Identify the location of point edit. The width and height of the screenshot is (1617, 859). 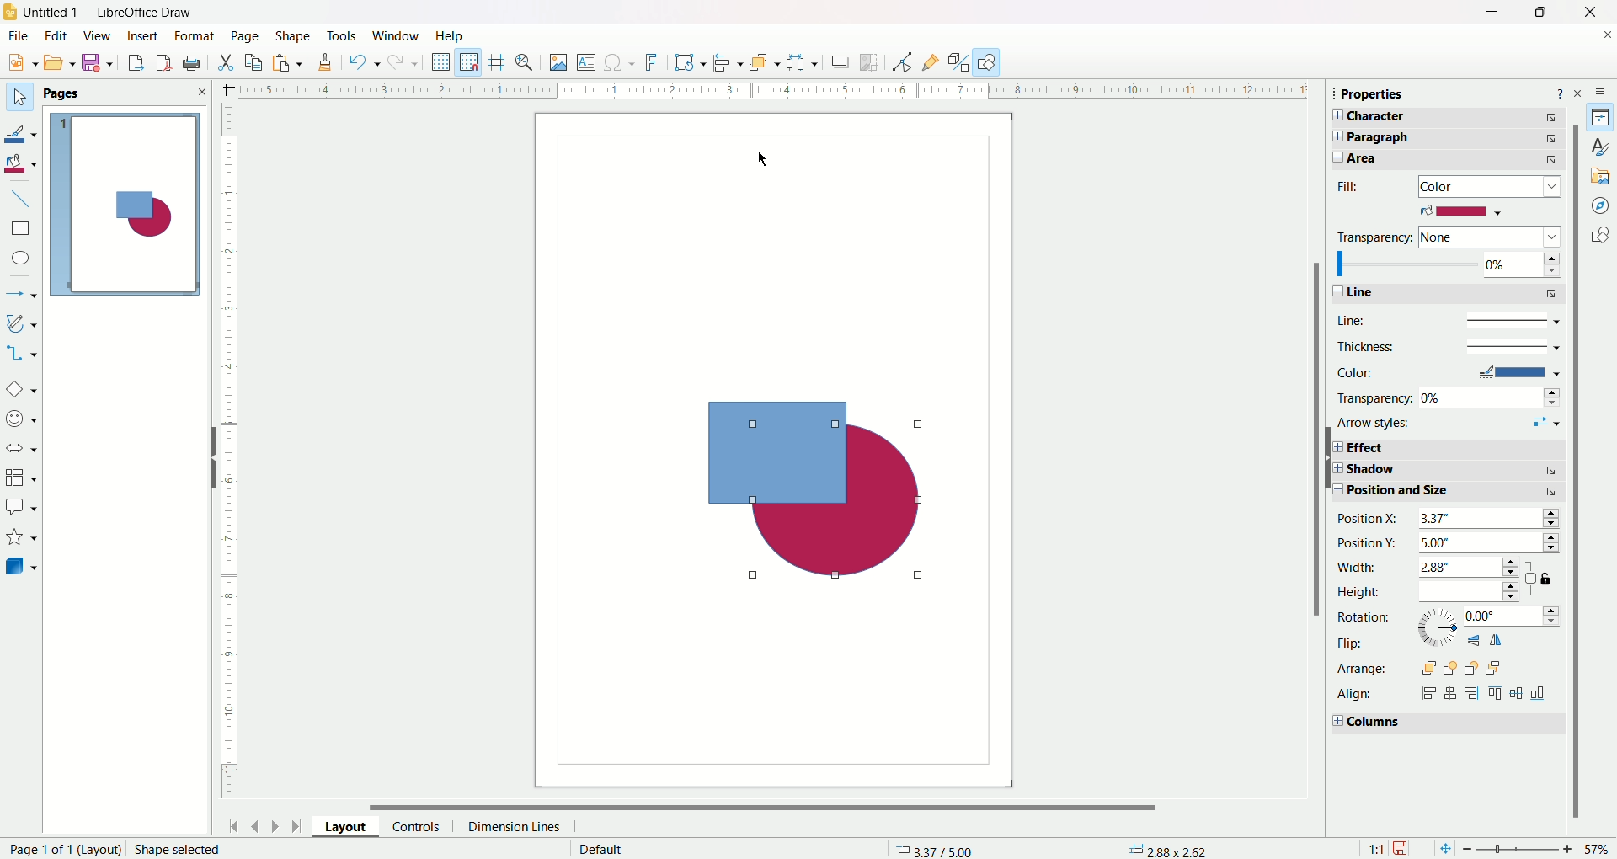
(897, 61).